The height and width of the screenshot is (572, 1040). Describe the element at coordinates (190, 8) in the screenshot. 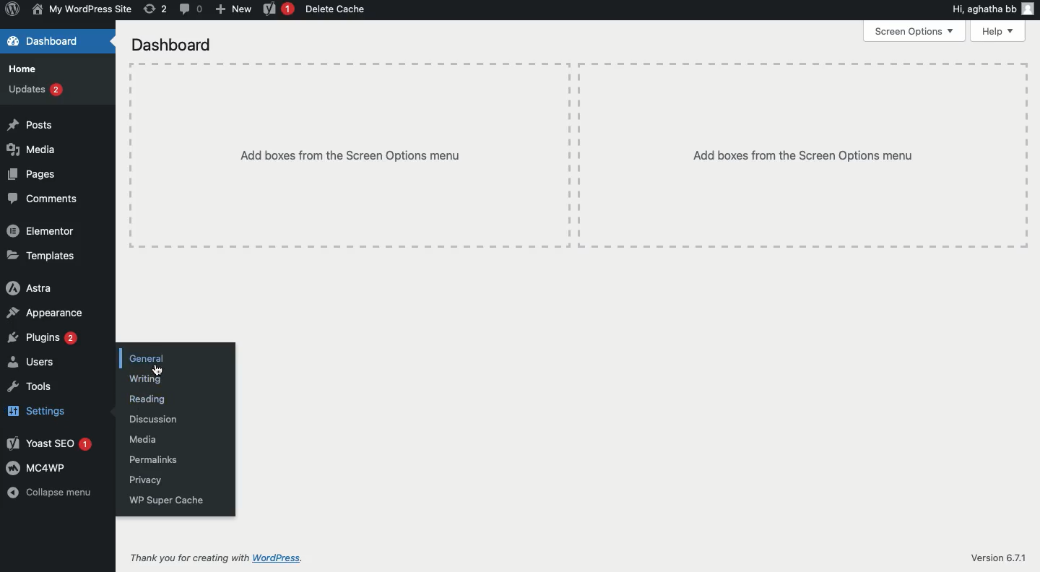

I see `Comment (0)` at that location.